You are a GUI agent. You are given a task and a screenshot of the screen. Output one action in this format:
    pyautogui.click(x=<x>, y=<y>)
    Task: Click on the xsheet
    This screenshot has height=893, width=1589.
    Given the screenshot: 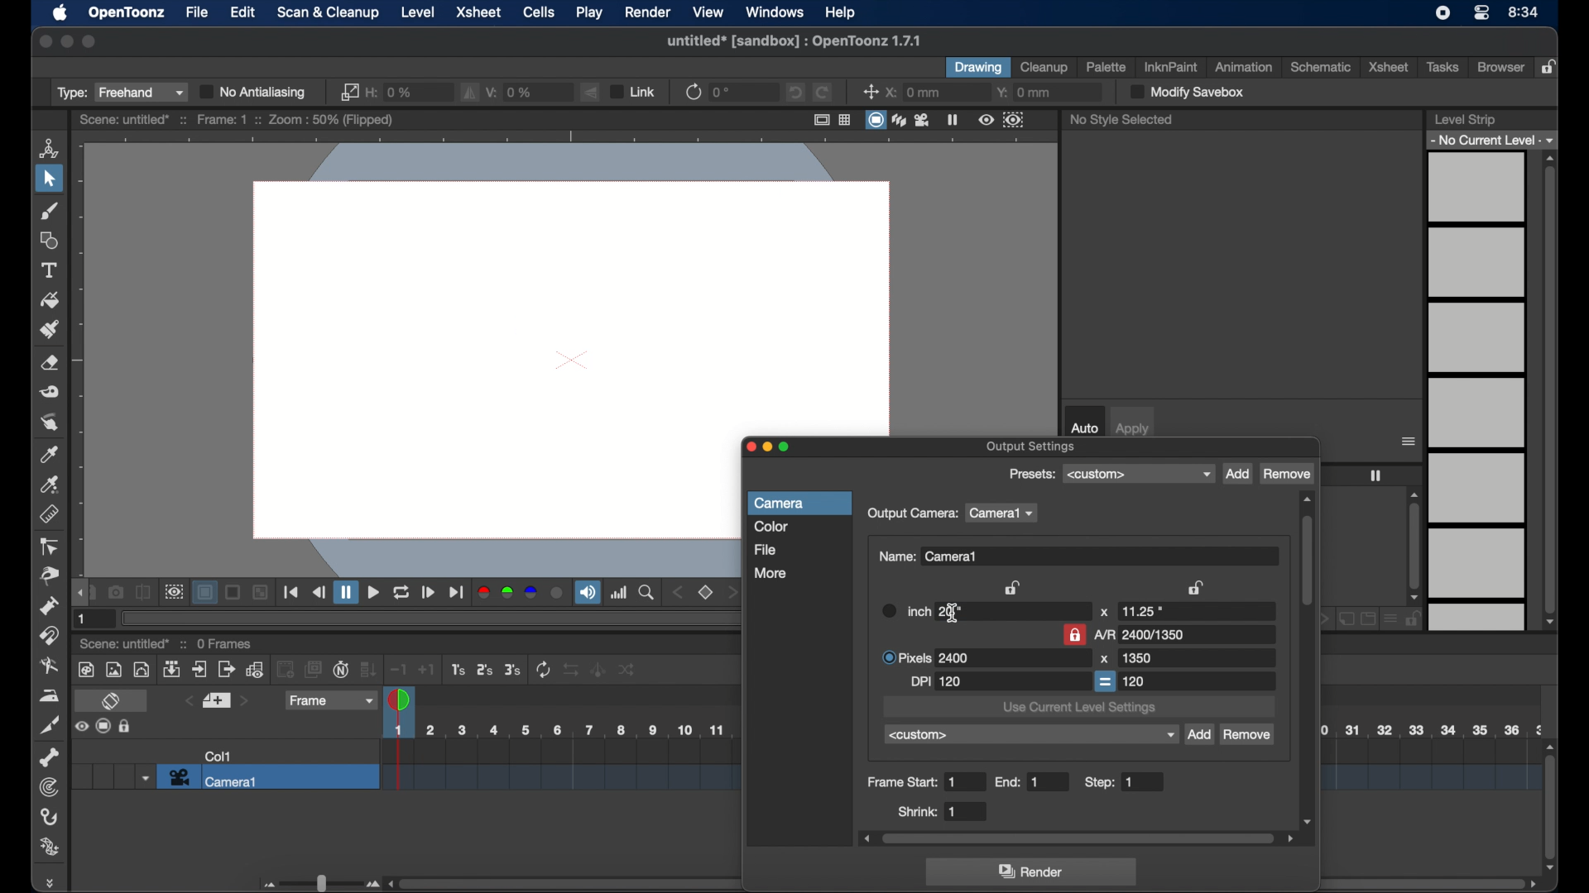 What is the action you would take?
    pyautogui.click(x=1389, y=66)
    